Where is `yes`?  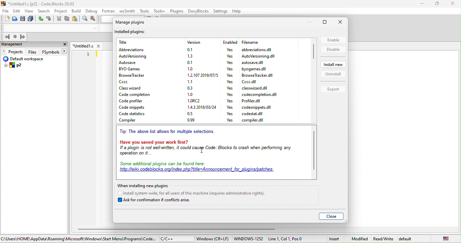
yes is located at coordinates (231, 120).